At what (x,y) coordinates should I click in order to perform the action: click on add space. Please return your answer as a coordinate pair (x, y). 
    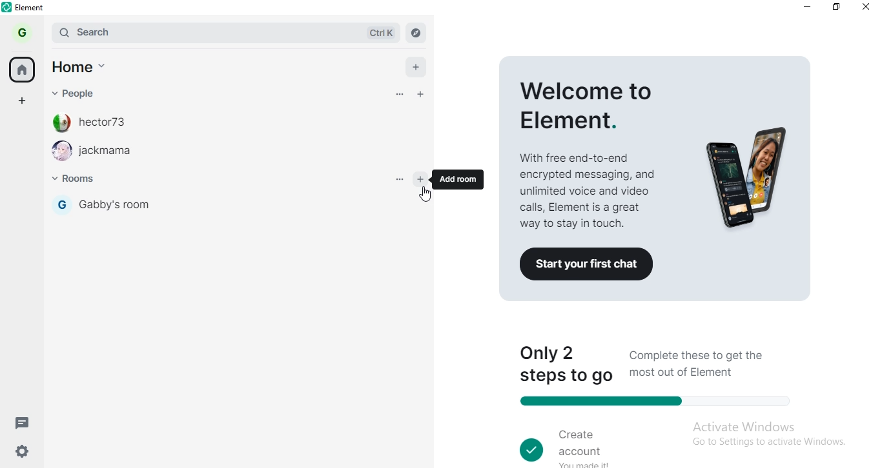
    Looking at the image, I should click on (25, 103).